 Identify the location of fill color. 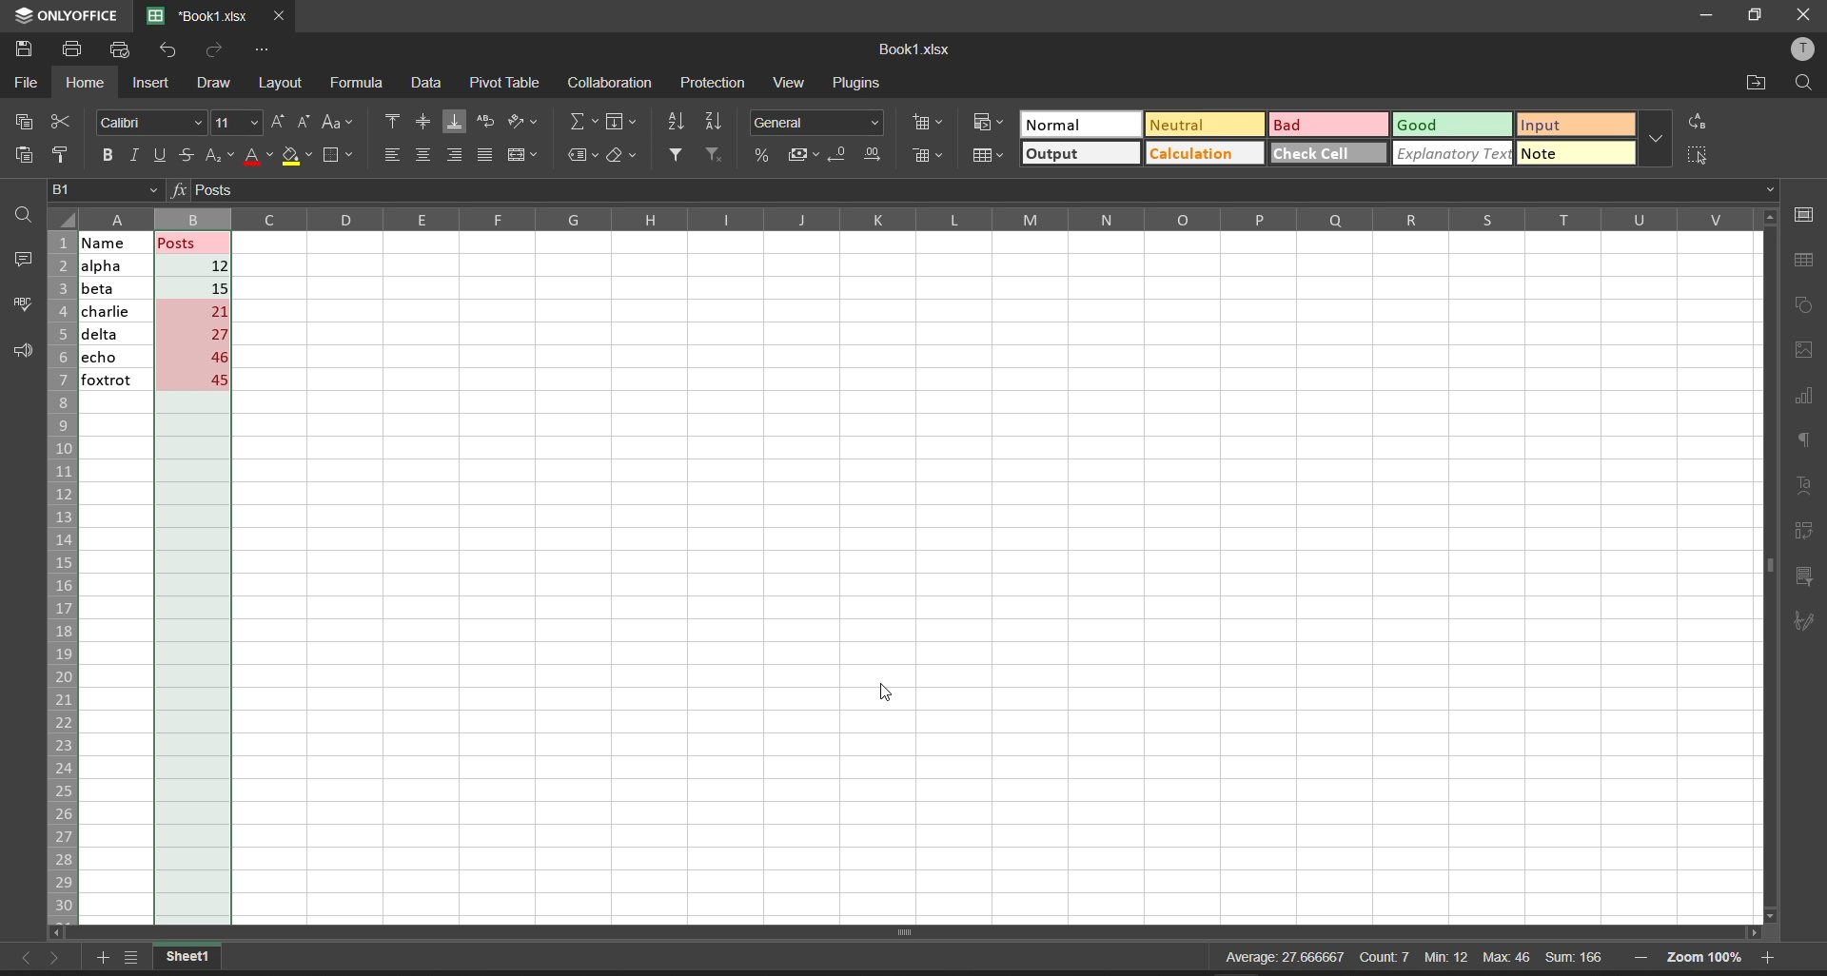
(297, 158).